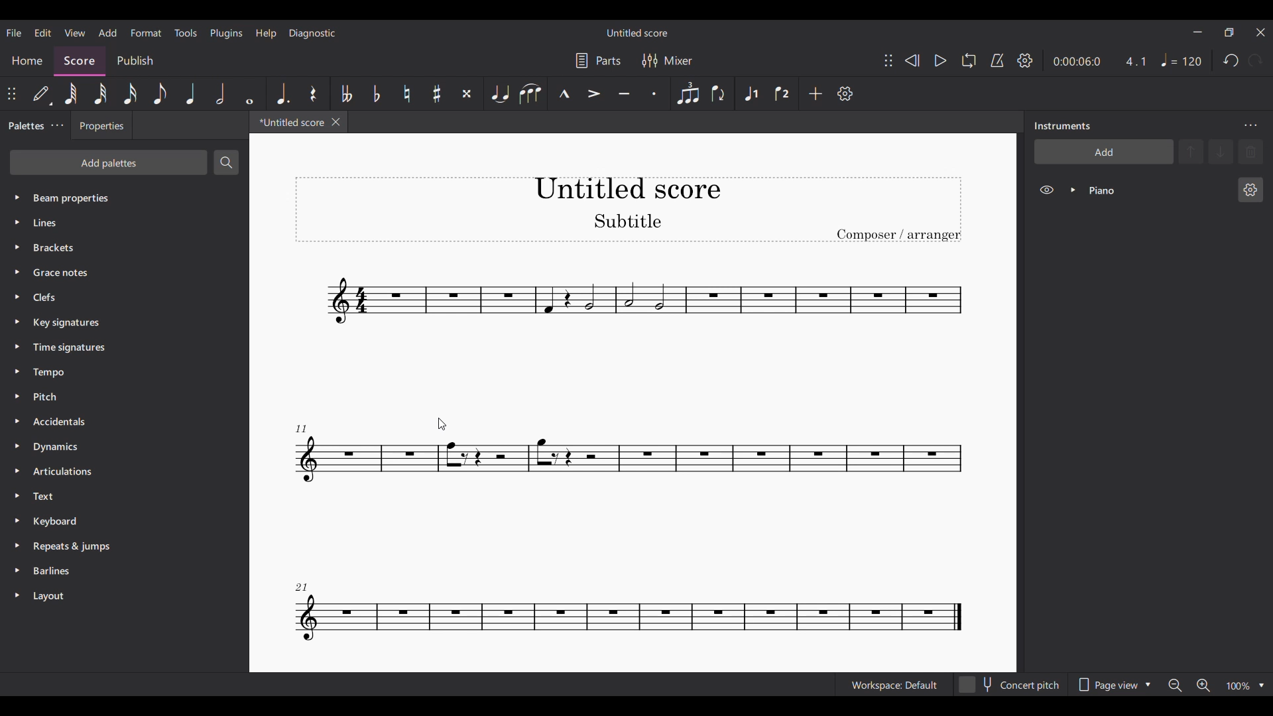  I want to click on More settings, so click(57, 126).